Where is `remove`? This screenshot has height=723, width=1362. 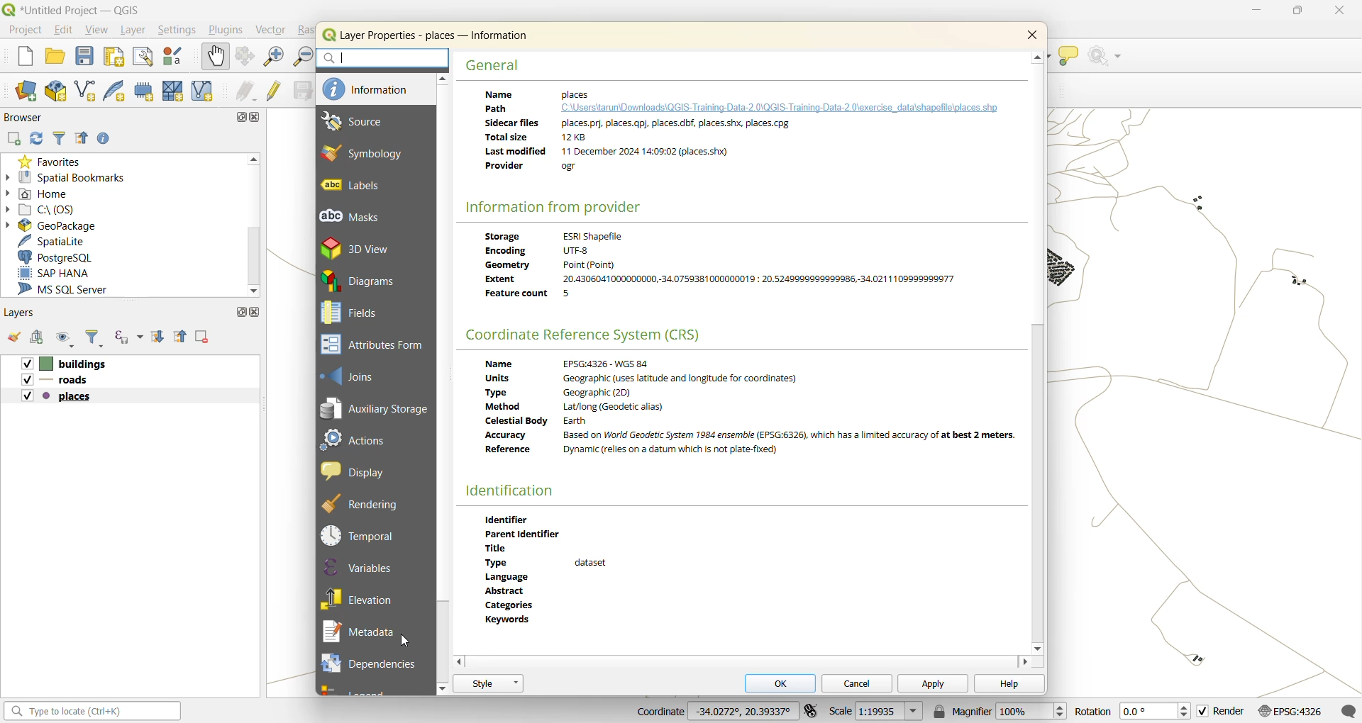
remove is located at coordinates (200, 335).